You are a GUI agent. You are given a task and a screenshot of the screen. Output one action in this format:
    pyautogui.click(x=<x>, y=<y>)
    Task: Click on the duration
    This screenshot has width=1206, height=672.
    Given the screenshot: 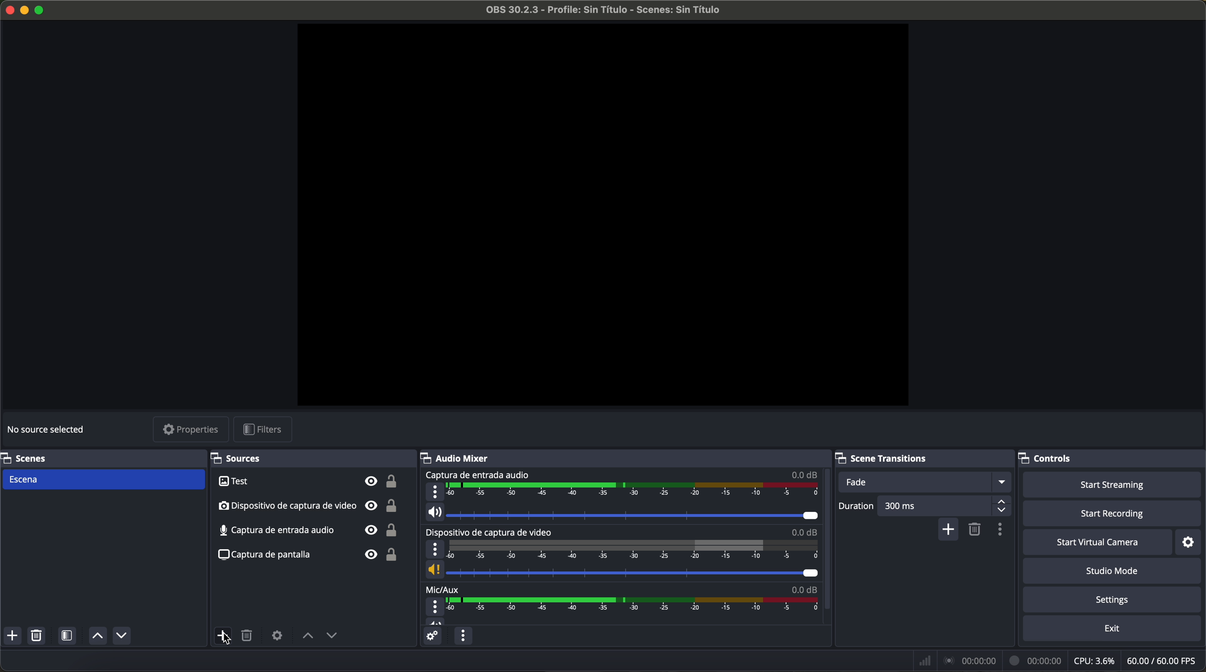 What is the action you would take?
    pyautogui.click(x=858, y=507)
    